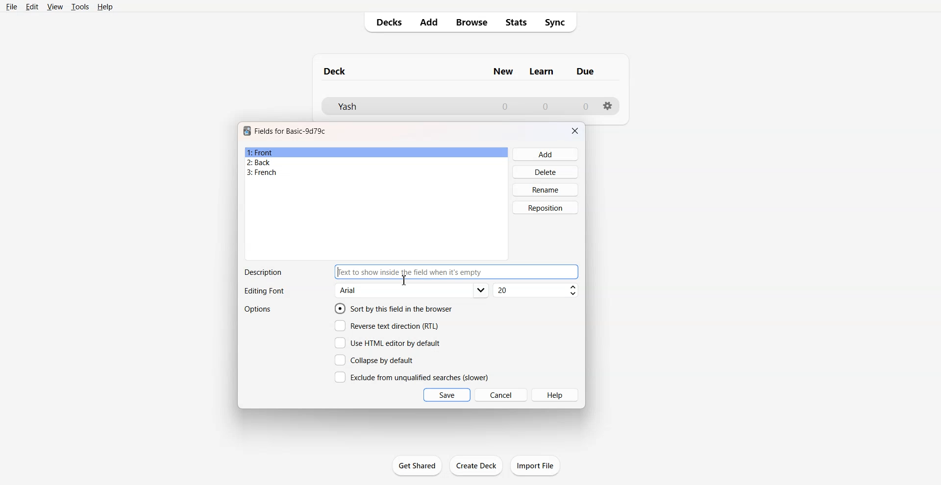 The image size is (941, 485). What do you see at coordinates (259, 309) in the screenshot?
I see `Options` at bounding box center [259, 309].